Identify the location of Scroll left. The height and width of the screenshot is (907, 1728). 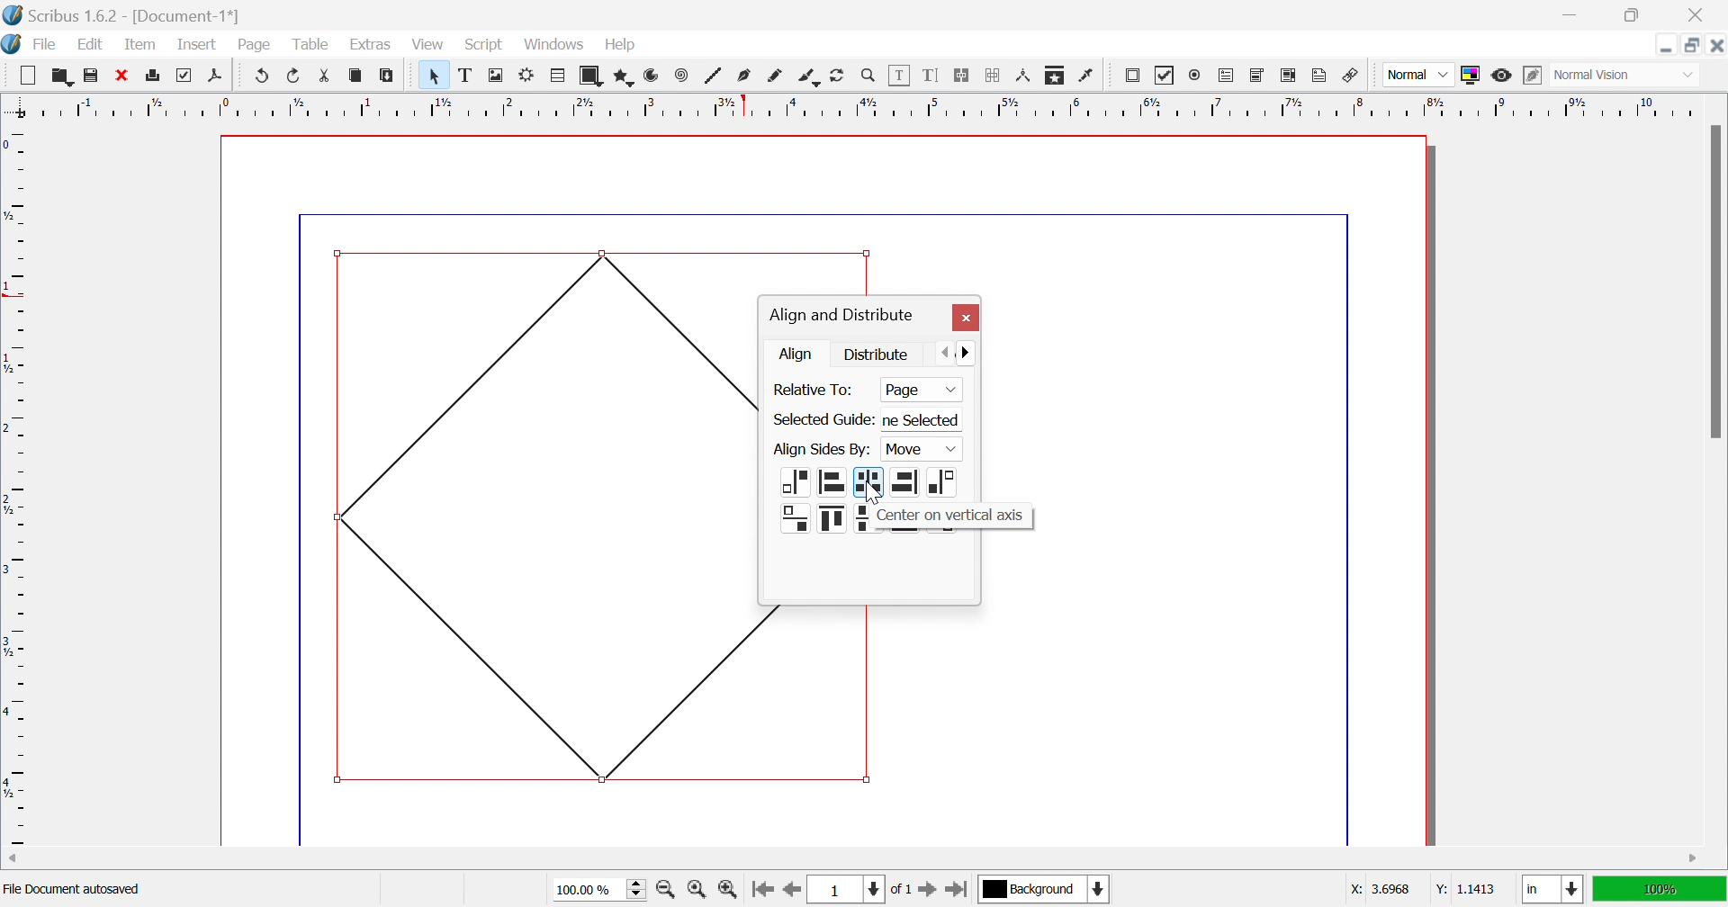
(14, 859).